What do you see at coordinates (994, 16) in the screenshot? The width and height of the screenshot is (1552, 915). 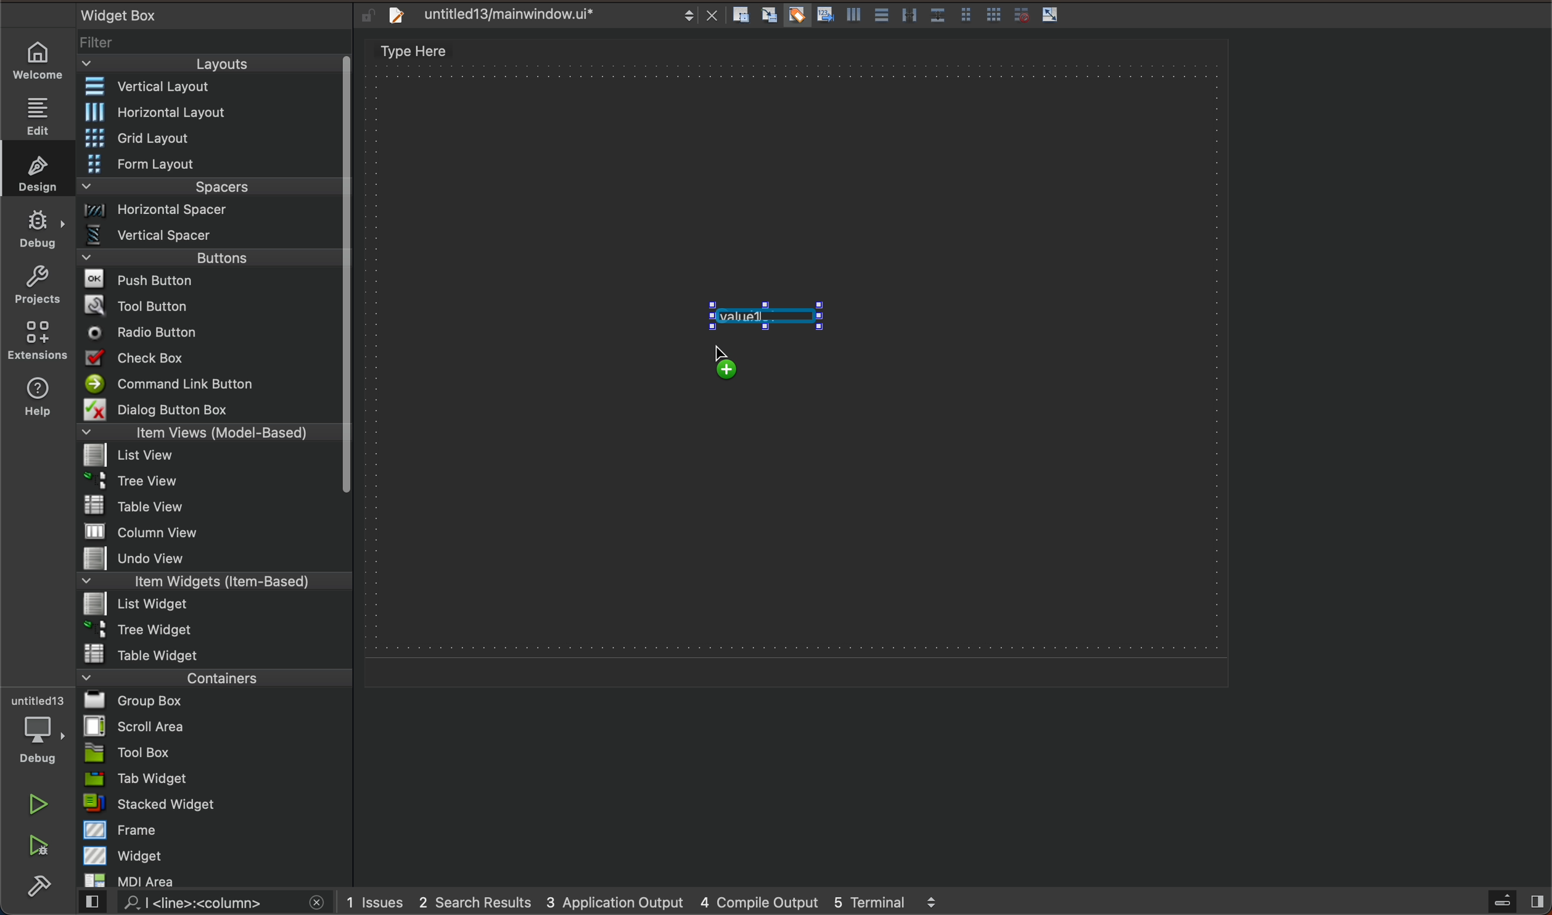 I see `` at bounding box center [994, 16].